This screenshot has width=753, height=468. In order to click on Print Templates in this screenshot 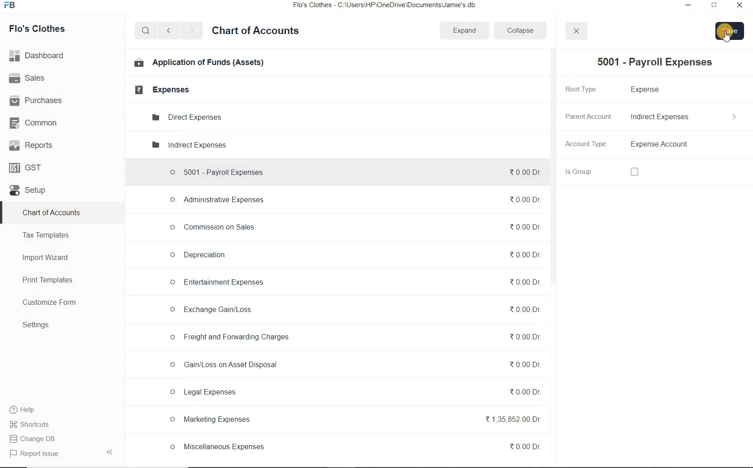, I will do `click(48, 281)`.